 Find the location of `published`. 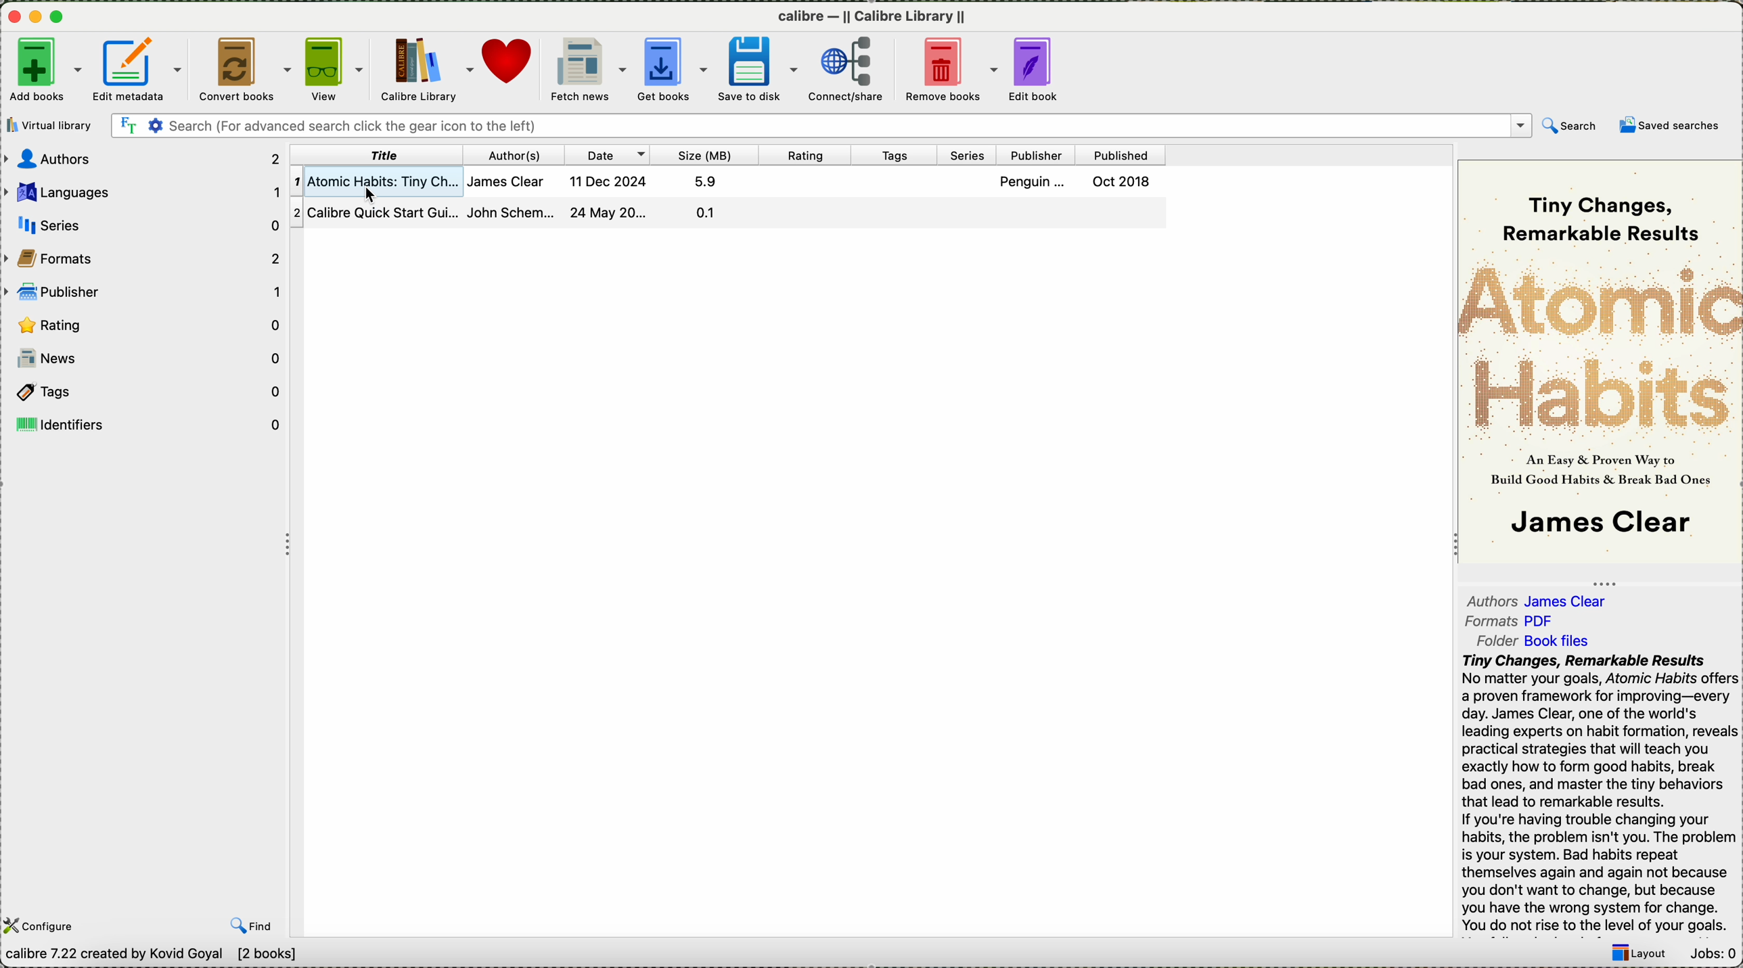

published is located at coordinates (1122, 155).